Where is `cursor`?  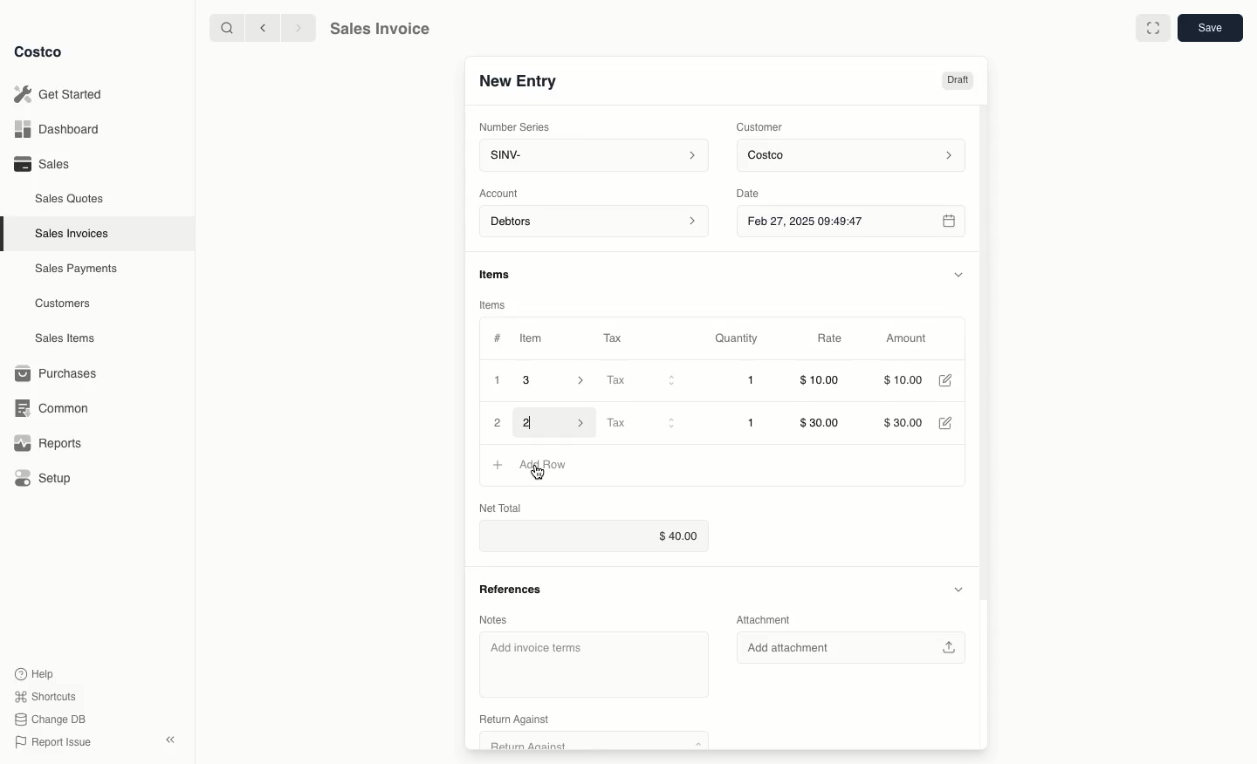
cursor is located at coordinates (537, 478).